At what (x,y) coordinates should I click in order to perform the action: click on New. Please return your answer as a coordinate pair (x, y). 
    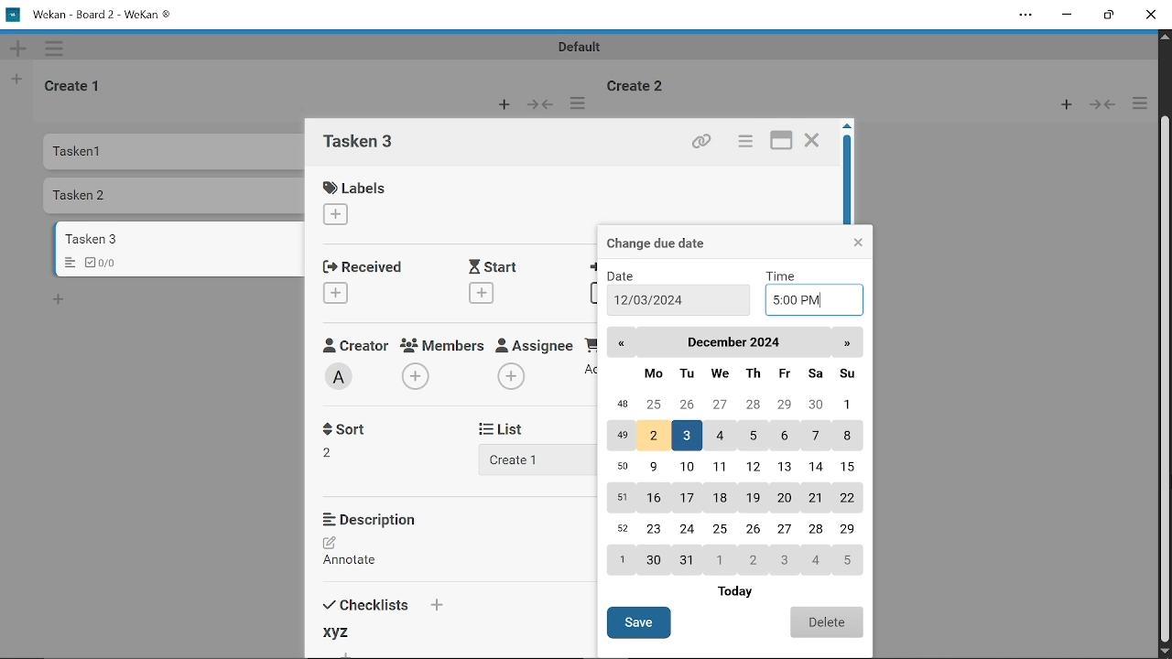
    Looking at the image, I should click on (17, 48).